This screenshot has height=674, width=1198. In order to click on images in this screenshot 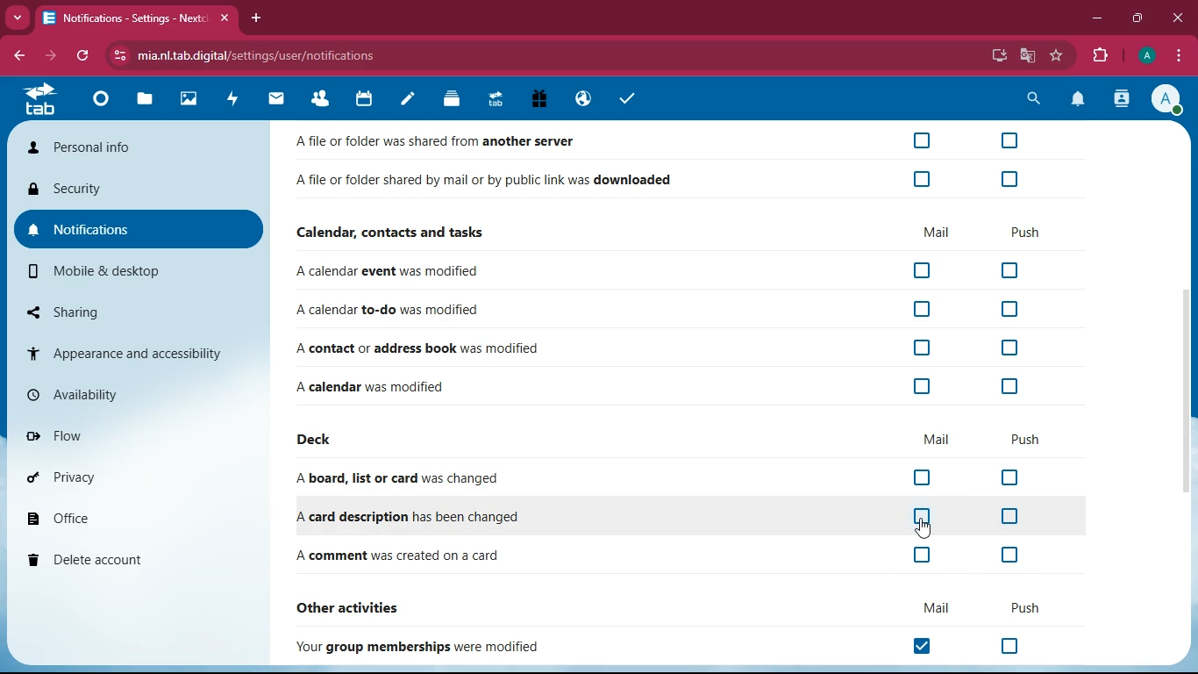, I will do `click(187, 100)`.